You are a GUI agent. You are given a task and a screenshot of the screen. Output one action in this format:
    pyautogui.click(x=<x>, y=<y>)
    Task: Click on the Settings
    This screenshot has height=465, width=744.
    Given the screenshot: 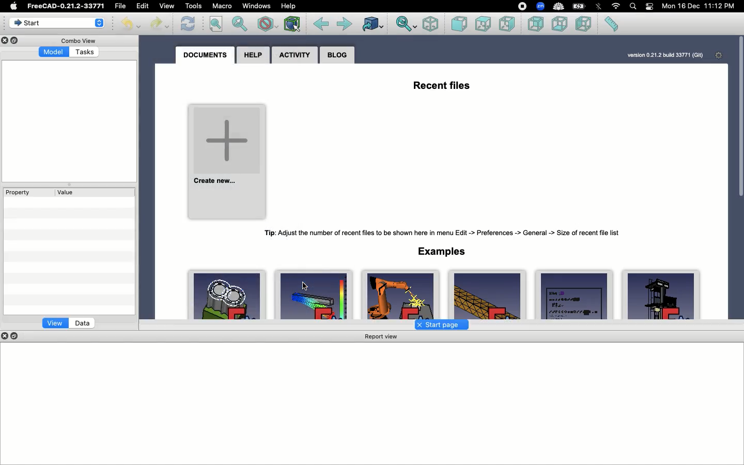 What is the action you would take?
    pyautogui.click(x=721, y=56)
    